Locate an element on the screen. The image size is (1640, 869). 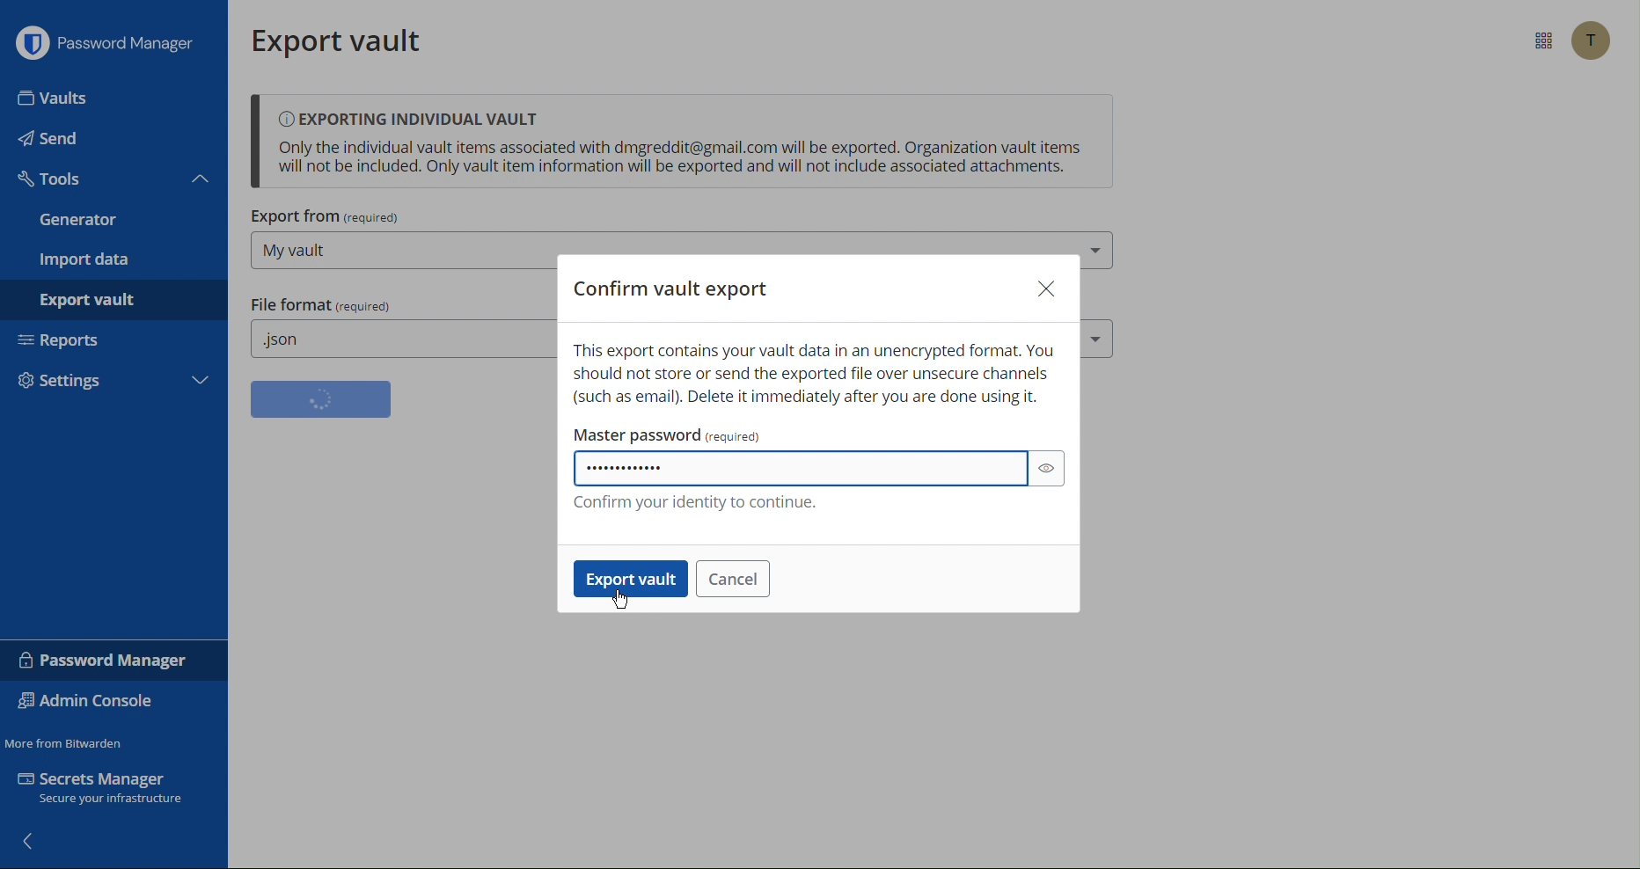
Password is located at coordinates (802, 467).